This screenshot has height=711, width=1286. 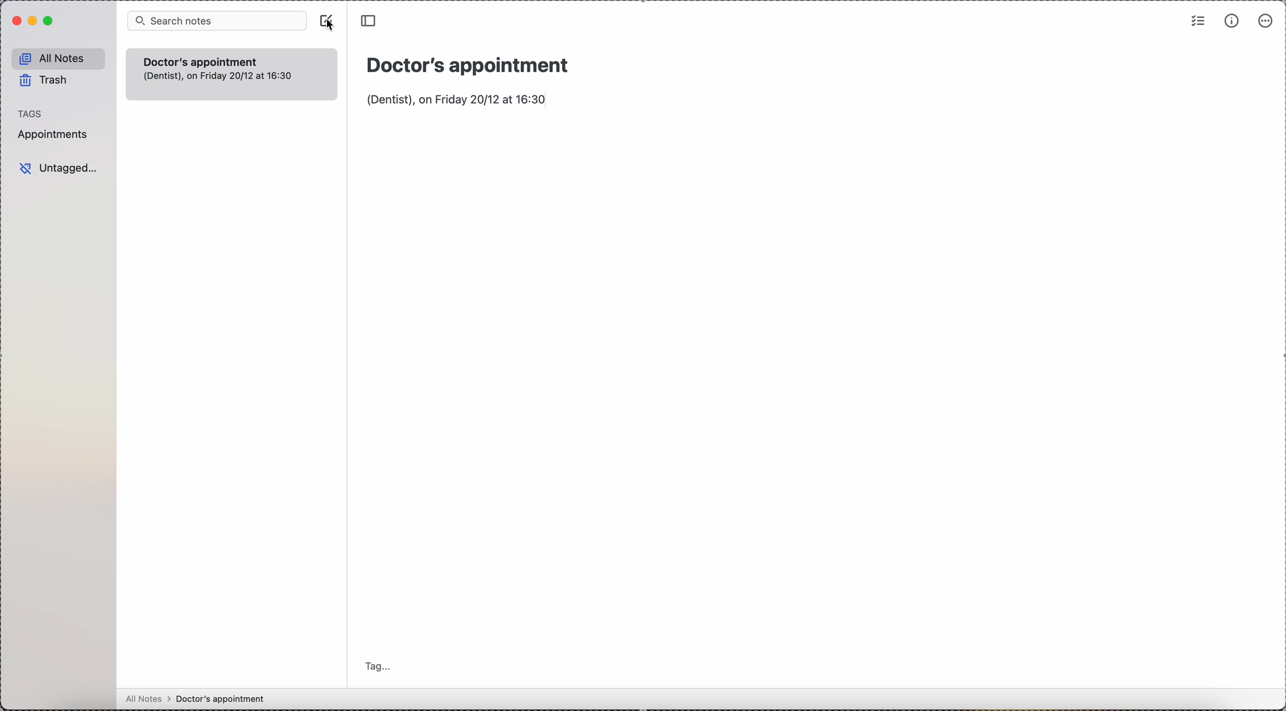 I want to click on trash, so click(x=49, y=79).